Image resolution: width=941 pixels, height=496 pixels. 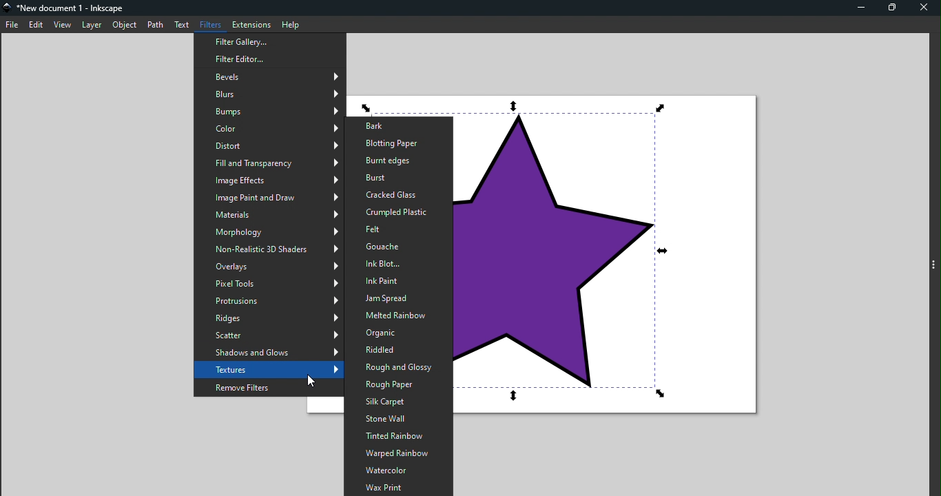 I want to click on Crumpled plastic, so click(x=395, y=212).